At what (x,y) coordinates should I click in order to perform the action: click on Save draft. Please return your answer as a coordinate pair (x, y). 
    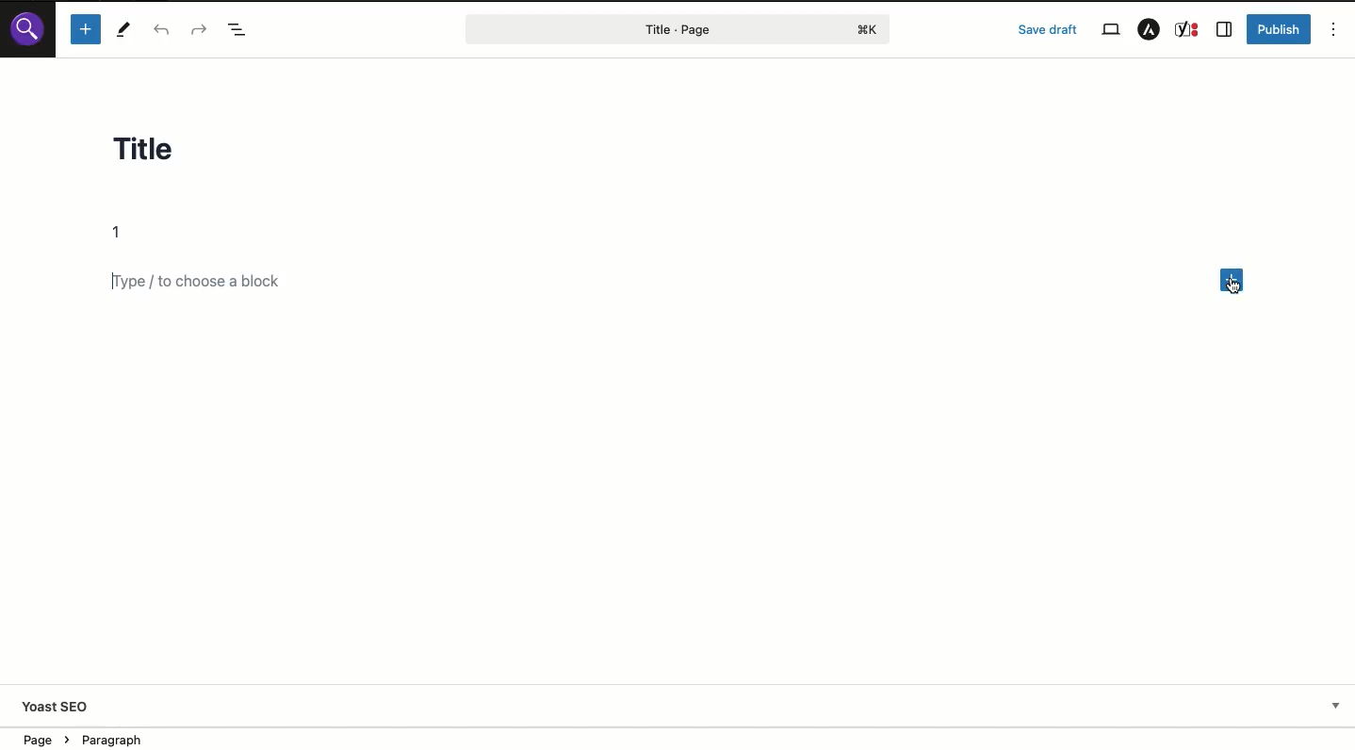
    Looking at the image, I should click on (1048, 29).